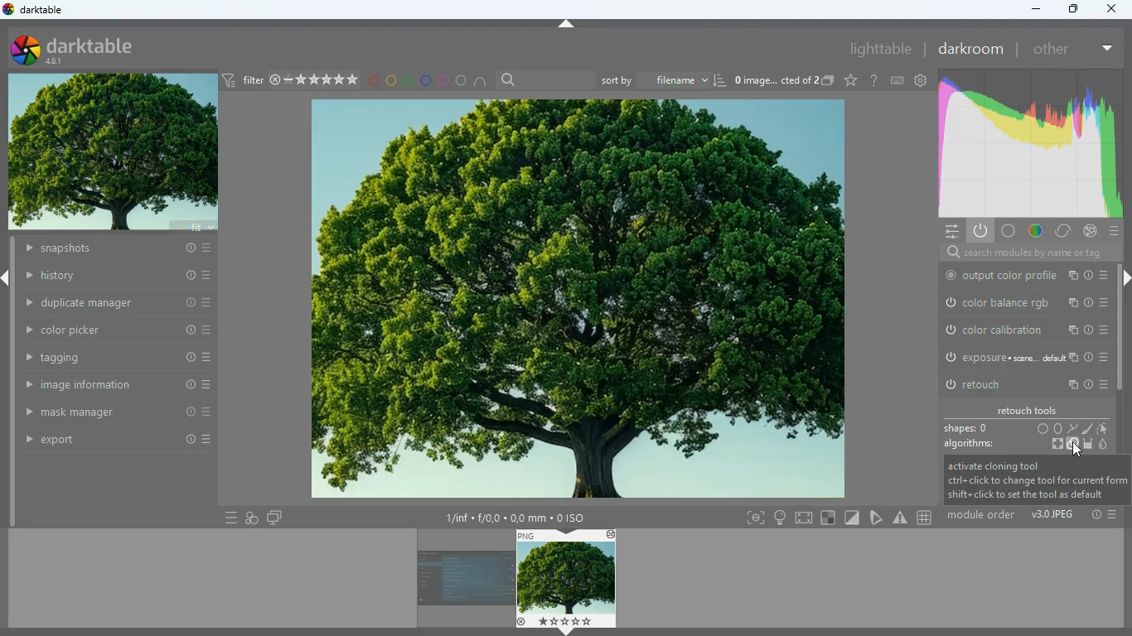 The image size is (1132, 636). Describe the element at coordinates (121, 250) in the screenshot. I see `snapshots` at that location.